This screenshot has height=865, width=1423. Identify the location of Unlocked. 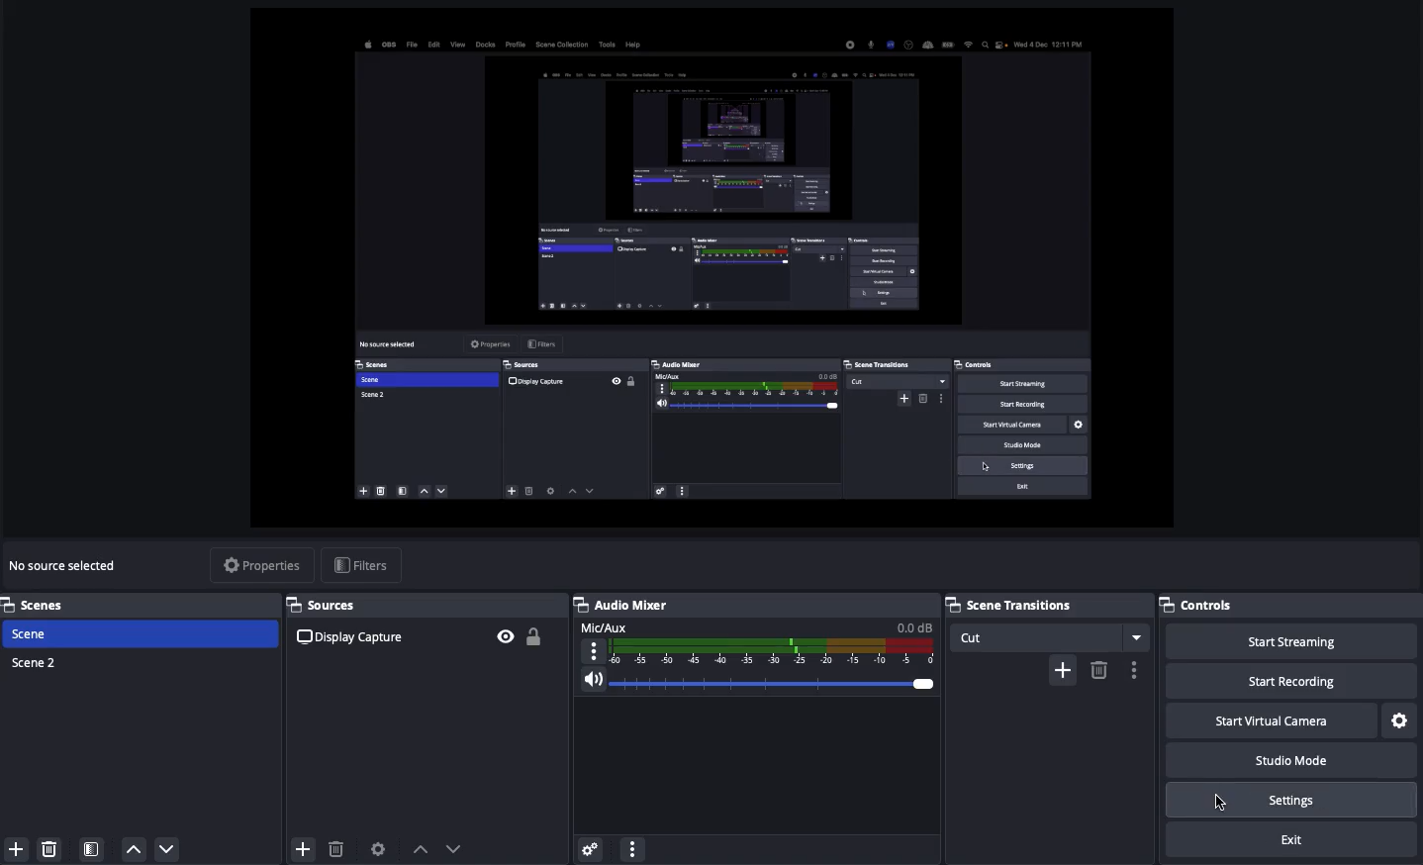
(535, 634).